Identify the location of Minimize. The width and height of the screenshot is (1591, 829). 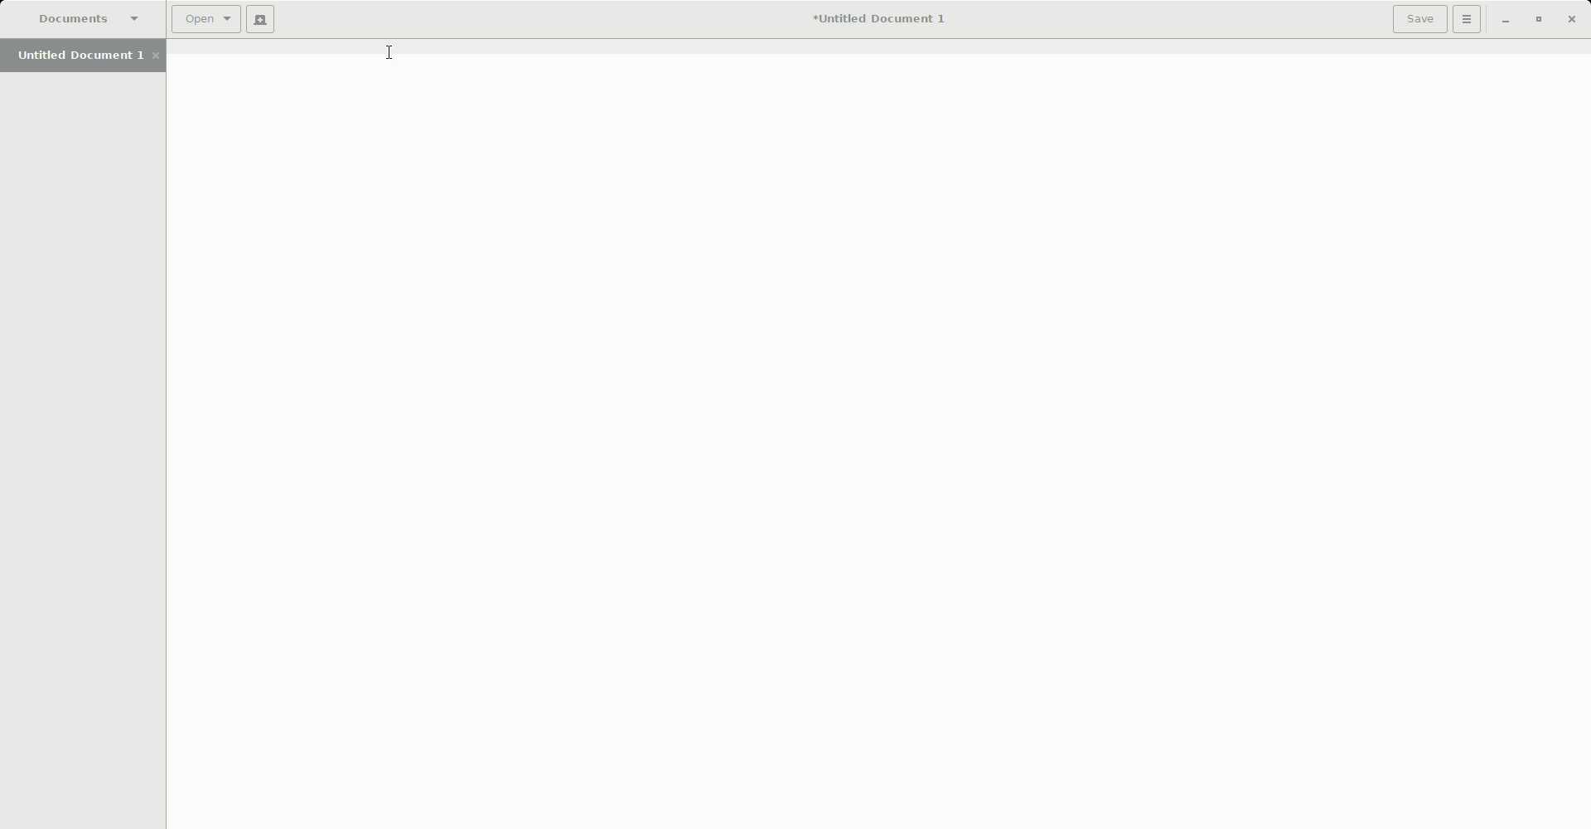
(1506, 20).